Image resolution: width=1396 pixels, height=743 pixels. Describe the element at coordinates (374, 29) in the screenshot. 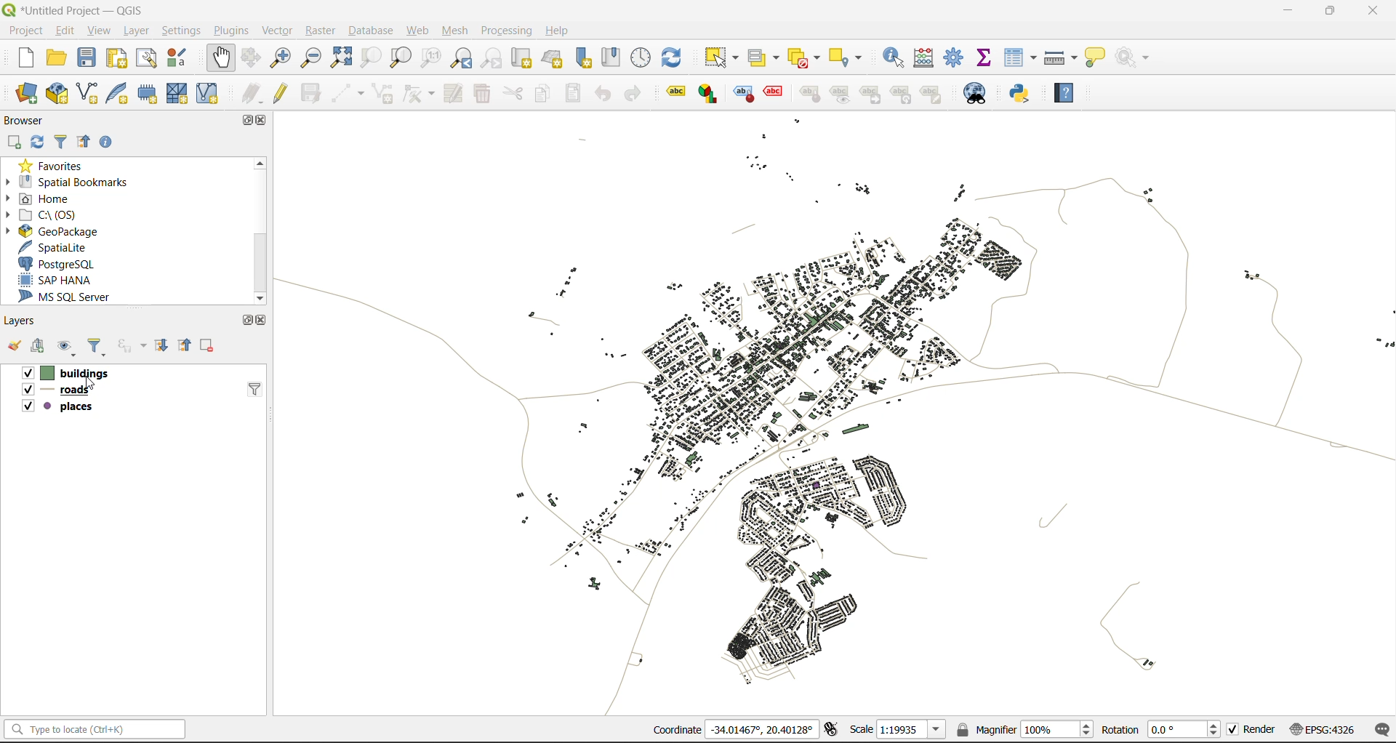

I see `database` at that location.